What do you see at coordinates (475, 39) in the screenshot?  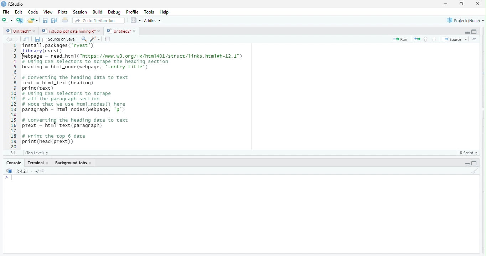 I see `show document outline` at bounding box center [475, 39].